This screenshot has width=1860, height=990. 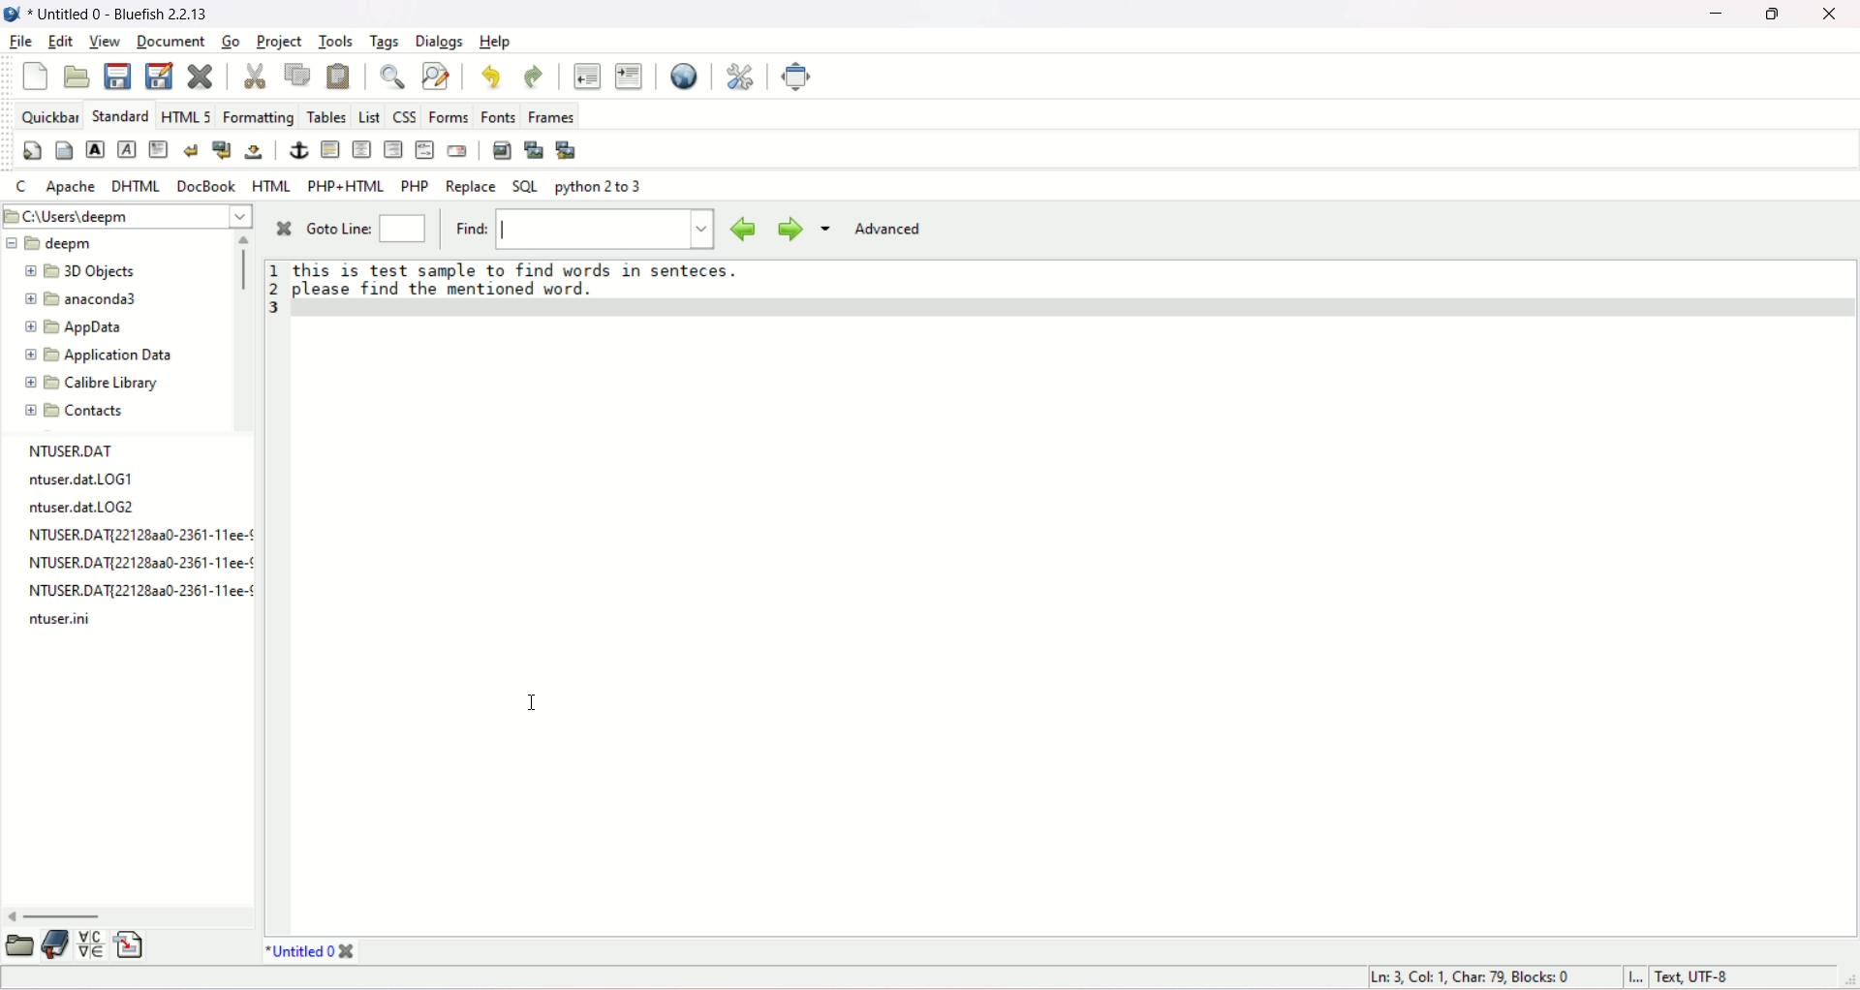 I want to click on close, so click(x=1834, y=15).